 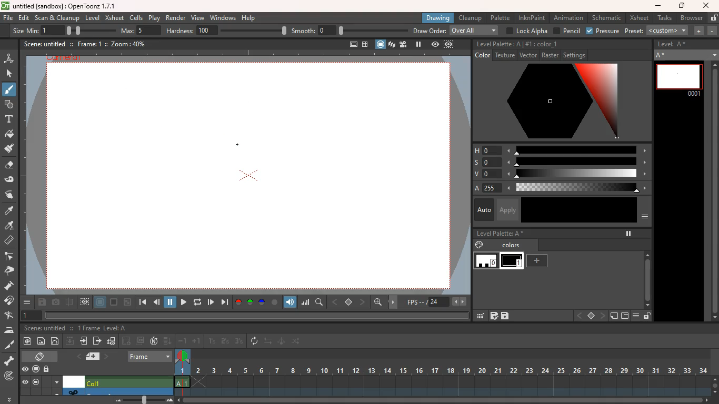 I want to click on preset:, so click(x=657, y=31).